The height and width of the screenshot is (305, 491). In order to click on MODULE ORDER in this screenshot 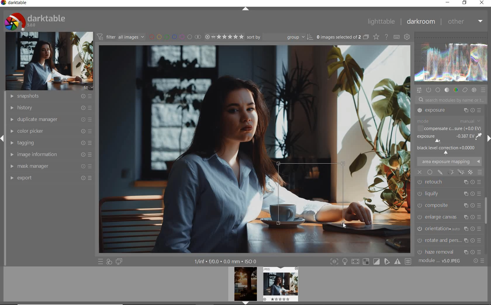, I will do `click(440, 261)`.